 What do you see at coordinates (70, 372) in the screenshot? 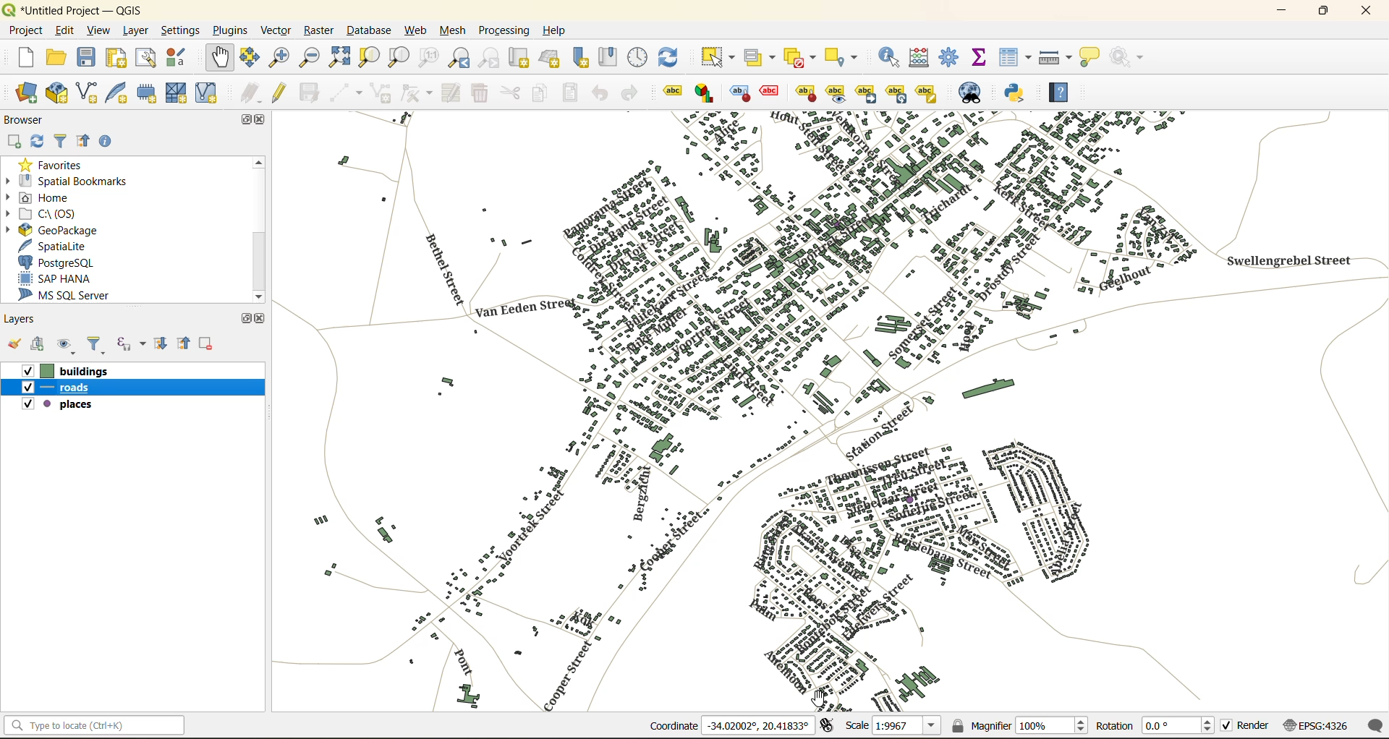
I see `buildings layer` at bounding box center [70, 372].